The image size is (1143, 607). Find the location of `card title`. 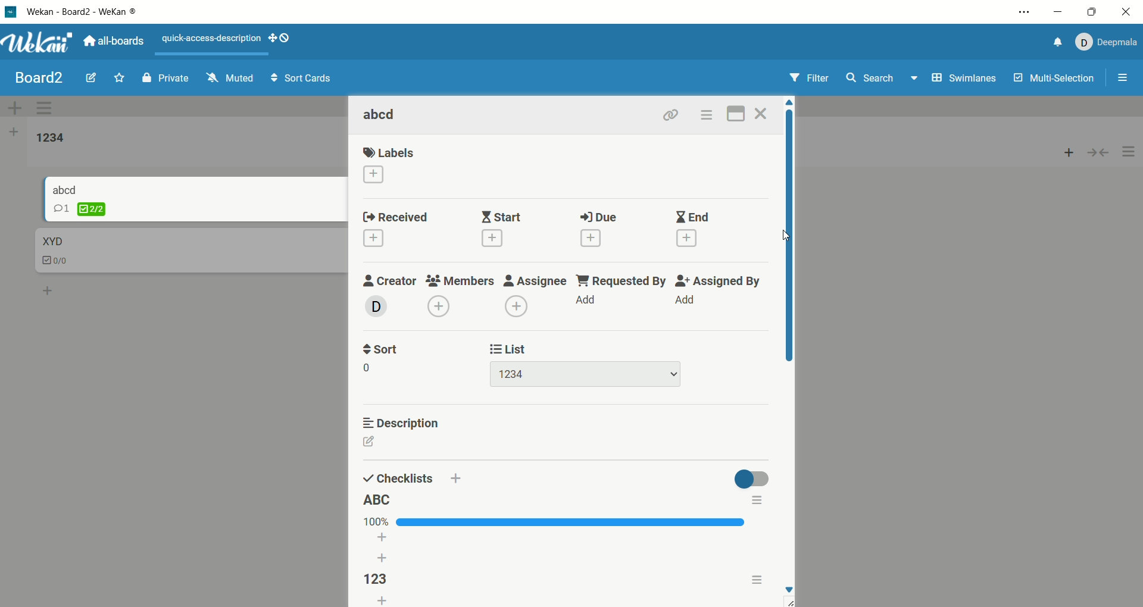

card title is located at coordinates (51, 242).